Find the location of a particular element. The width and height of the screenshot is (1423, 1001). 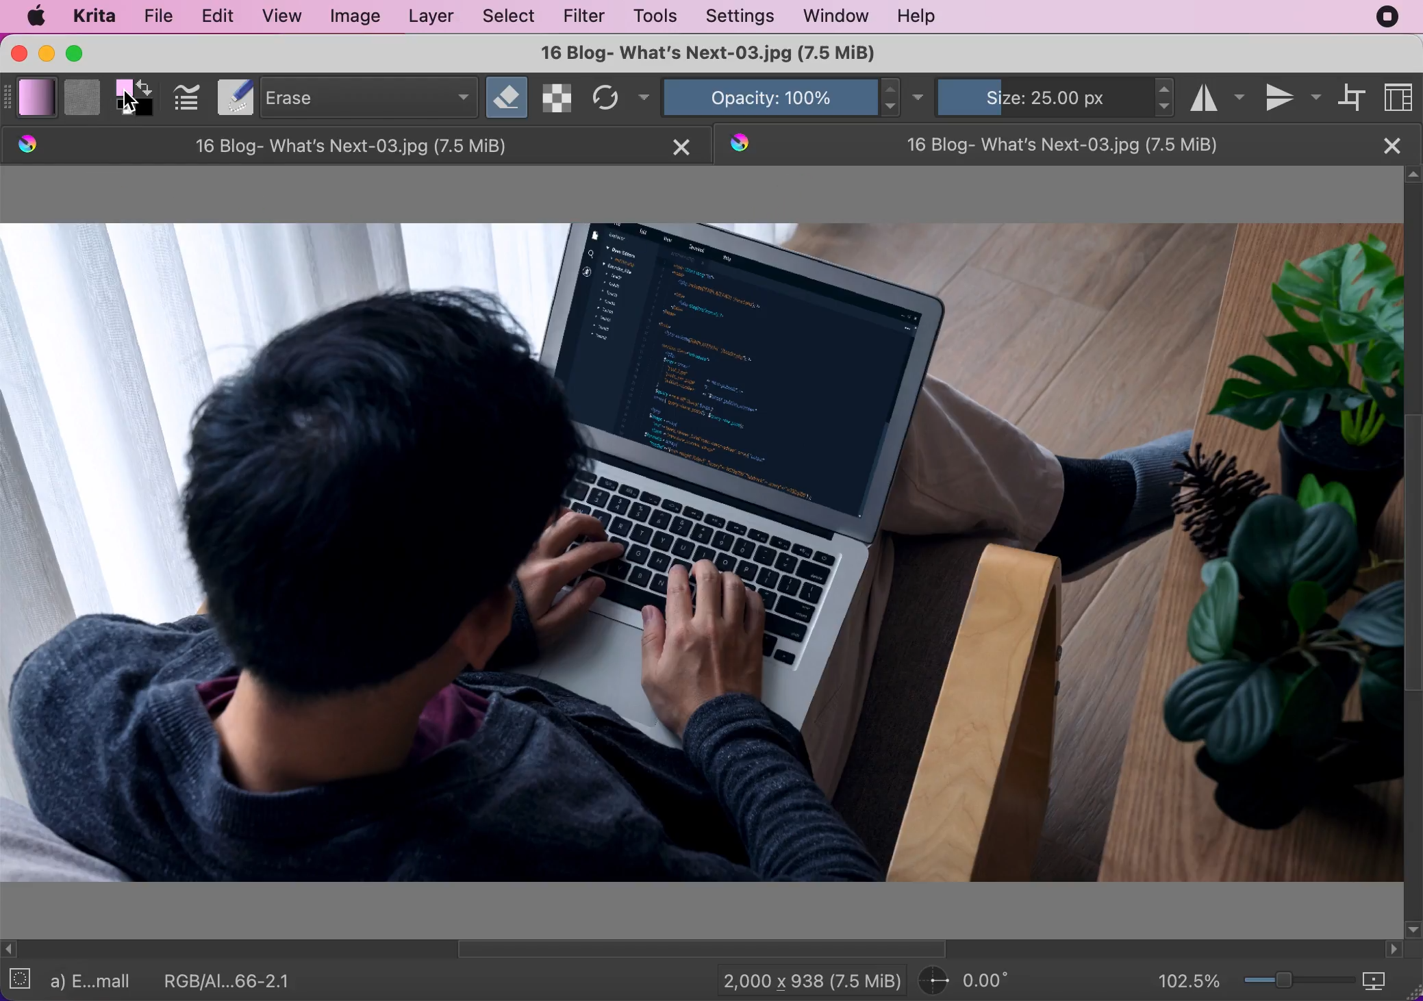

settings is located at coordinates (740, 16).